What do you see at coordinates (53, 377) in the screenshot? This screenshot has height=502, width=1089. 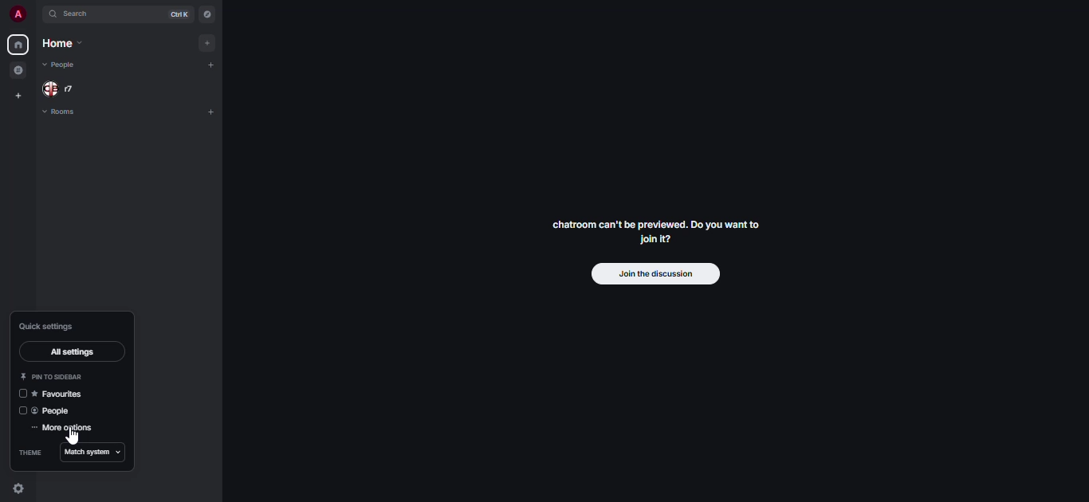 I see `pin to sidebar` at bounding box center [53, 377].